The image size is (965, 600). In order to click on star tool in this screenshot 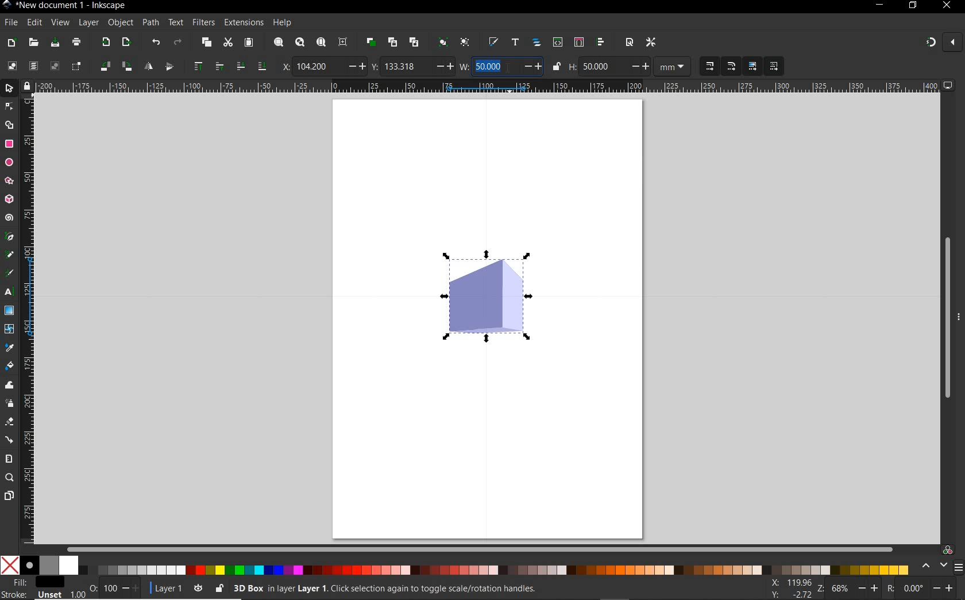, I will do `click(9, 181)`.